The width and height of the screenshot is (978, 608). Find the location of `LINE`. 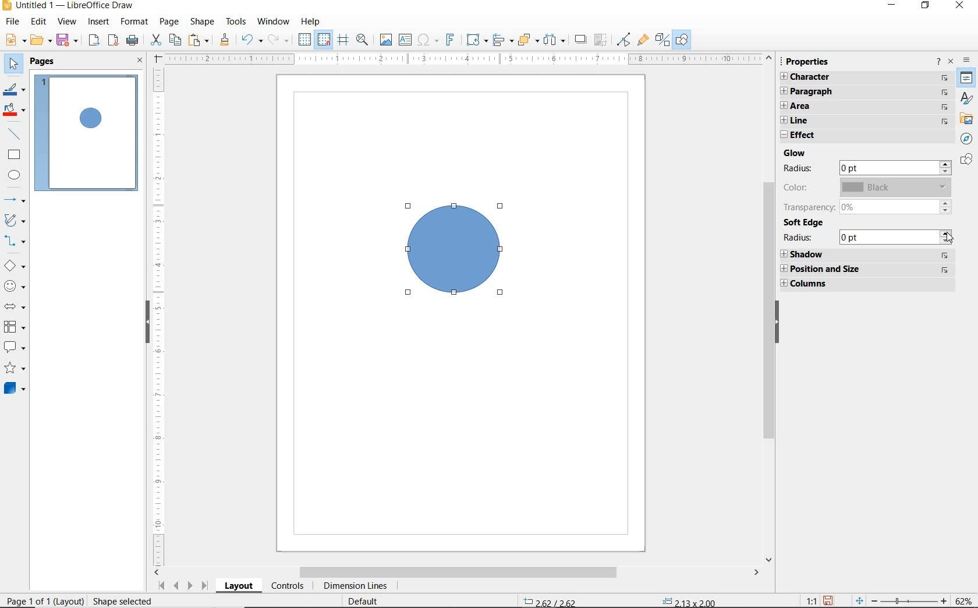

LINE is located at coordinates (857, 121).